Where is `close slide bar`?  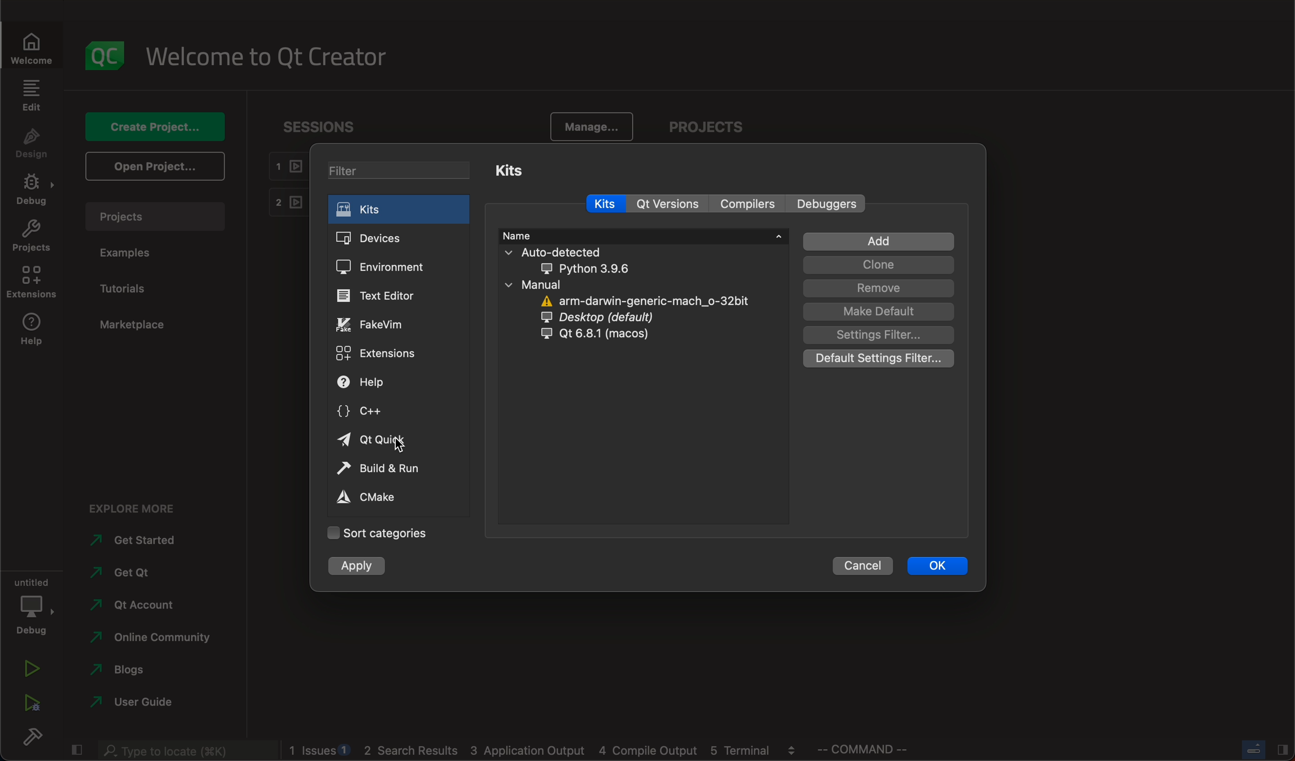
close slide bar is located at coordinates (1262, 749).